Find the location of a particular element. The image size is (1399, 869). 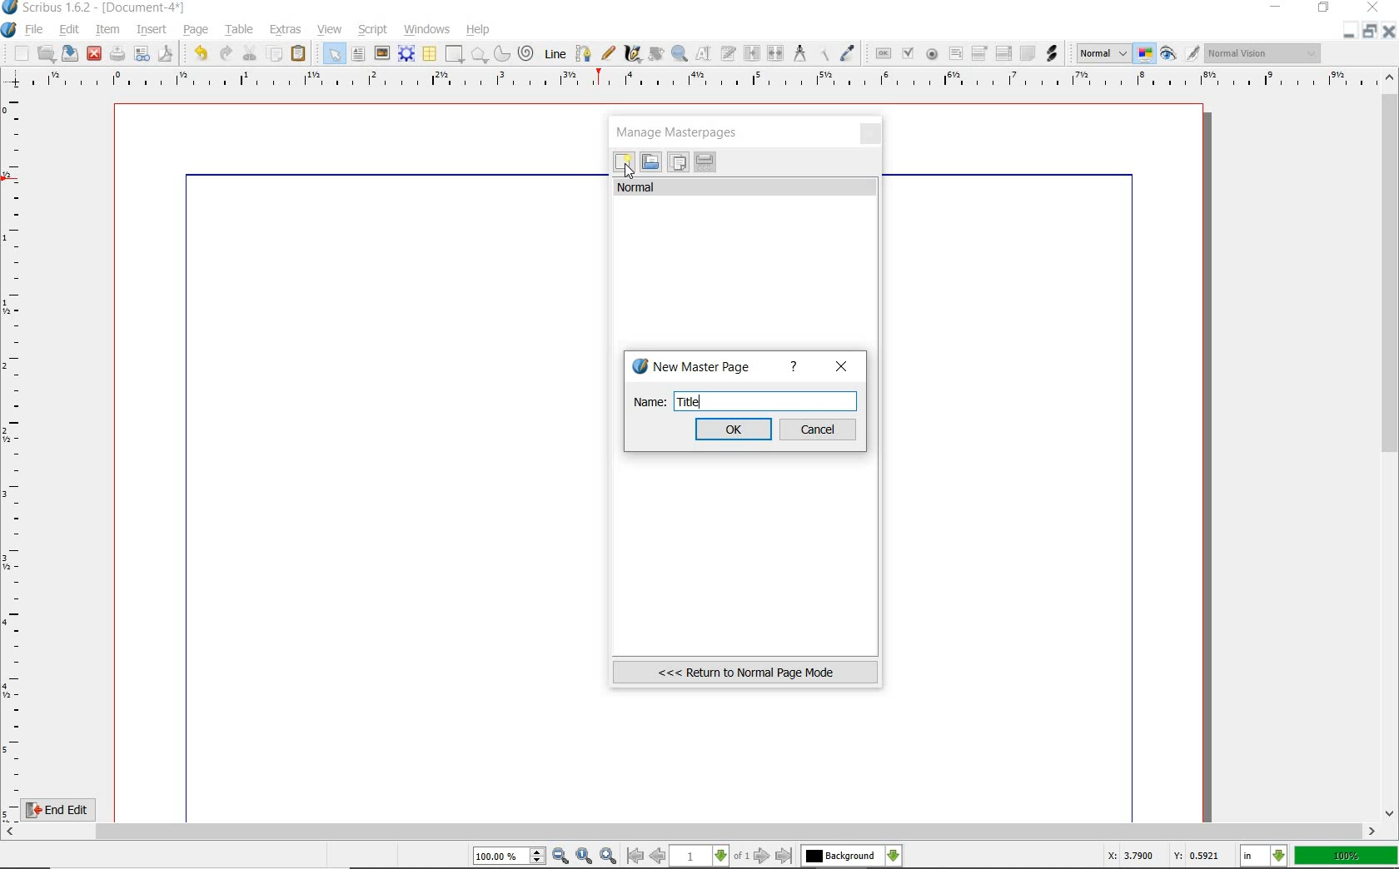

freehand line is located at coordinates (605, 54).